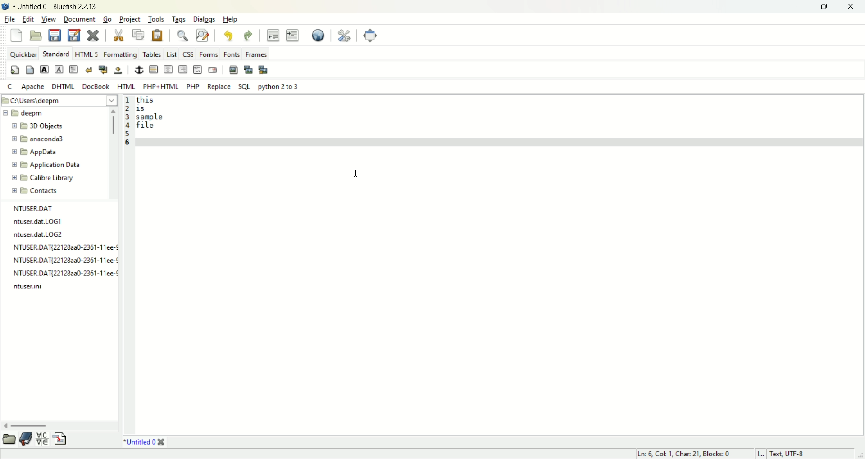  I want to click on frames, so click(256, 54).